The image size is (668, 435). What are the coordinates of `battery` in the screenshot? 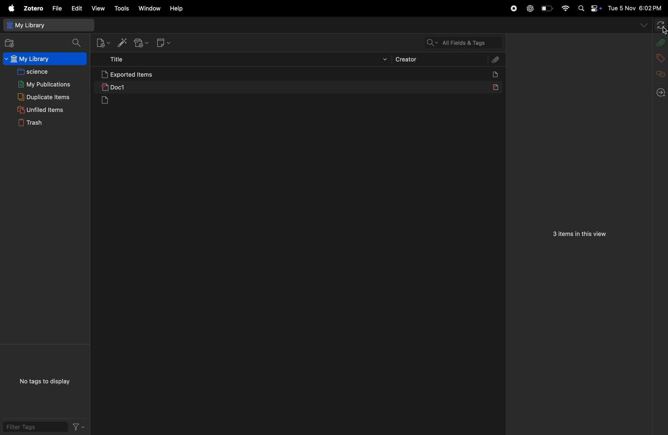 It's located at (548, 8).